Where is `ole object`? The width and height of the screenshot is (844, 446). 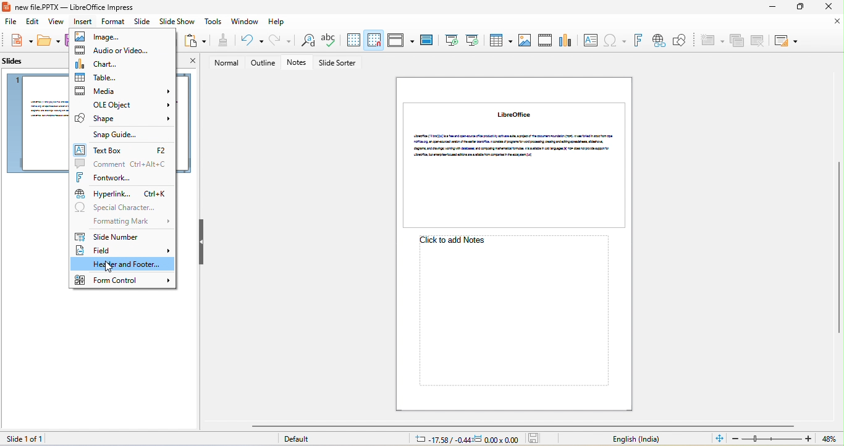 ole object is located at coordinates (123, 104).